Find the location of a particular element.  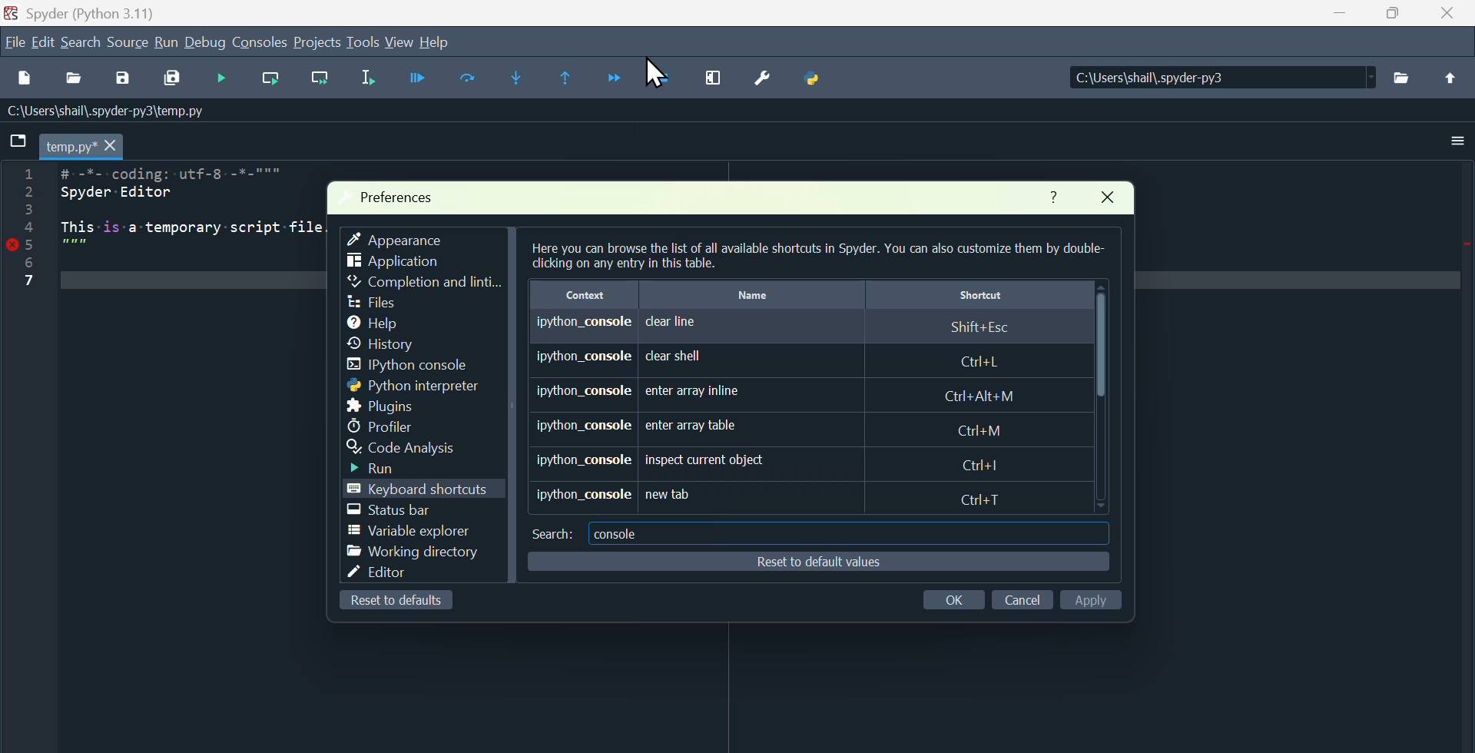

Reset to default is located at coordinates (388, 602).